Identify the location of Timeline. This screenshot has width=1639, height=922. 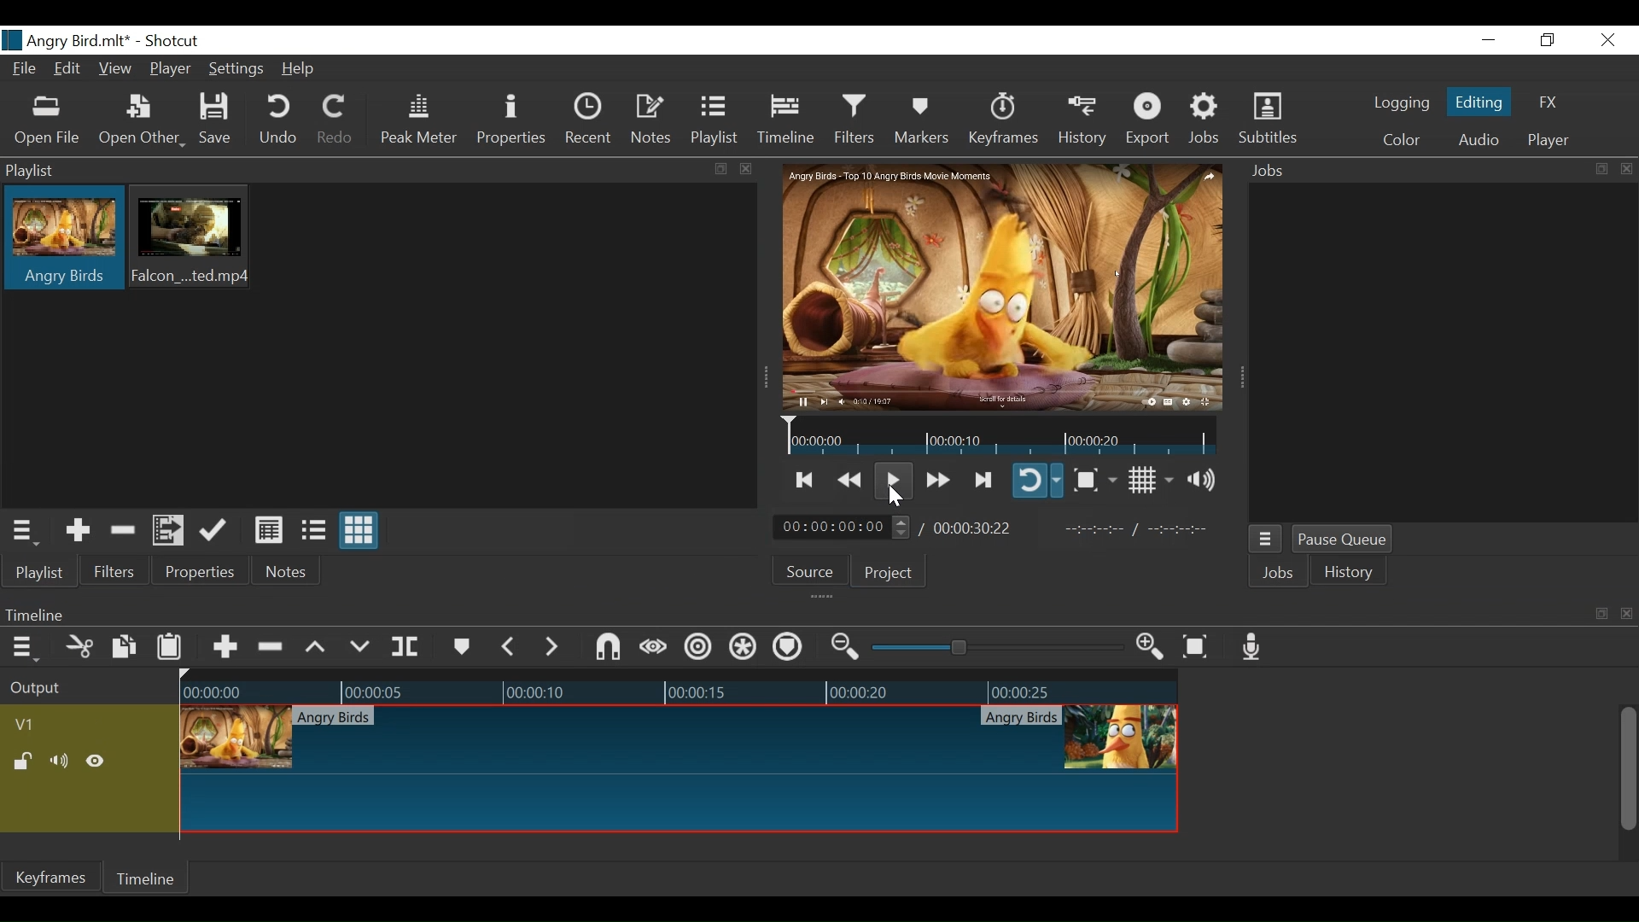
(1001, 435).